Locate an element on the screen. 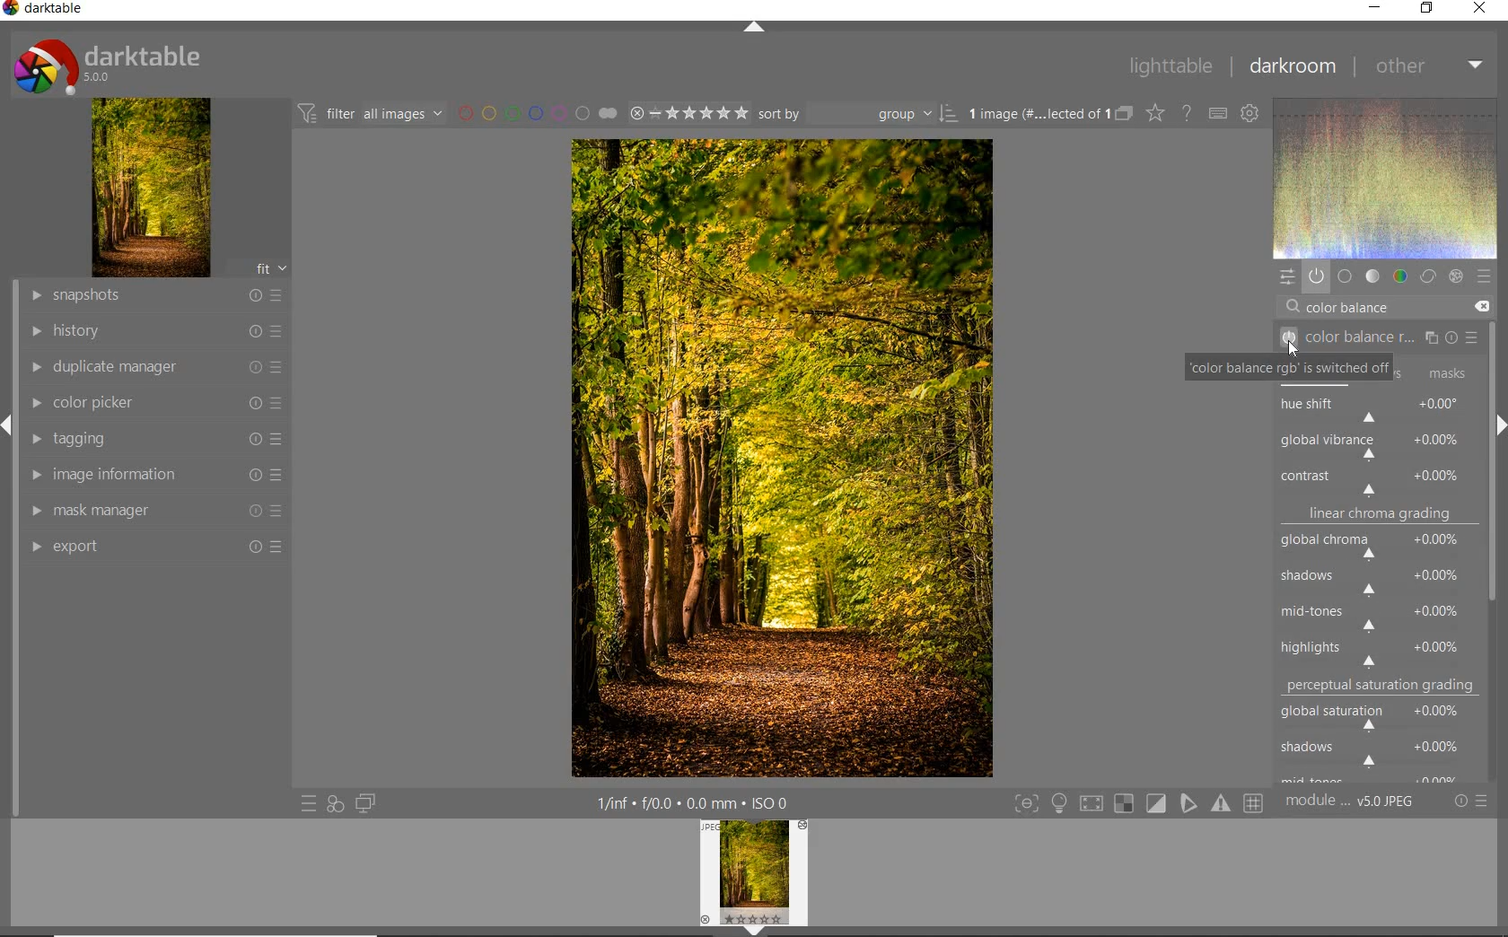 This screenshot has width=1508, height=937. COLOR BALANCE RGB 'IS SWITCHED OFF' is located at coordinates (1292, 370).